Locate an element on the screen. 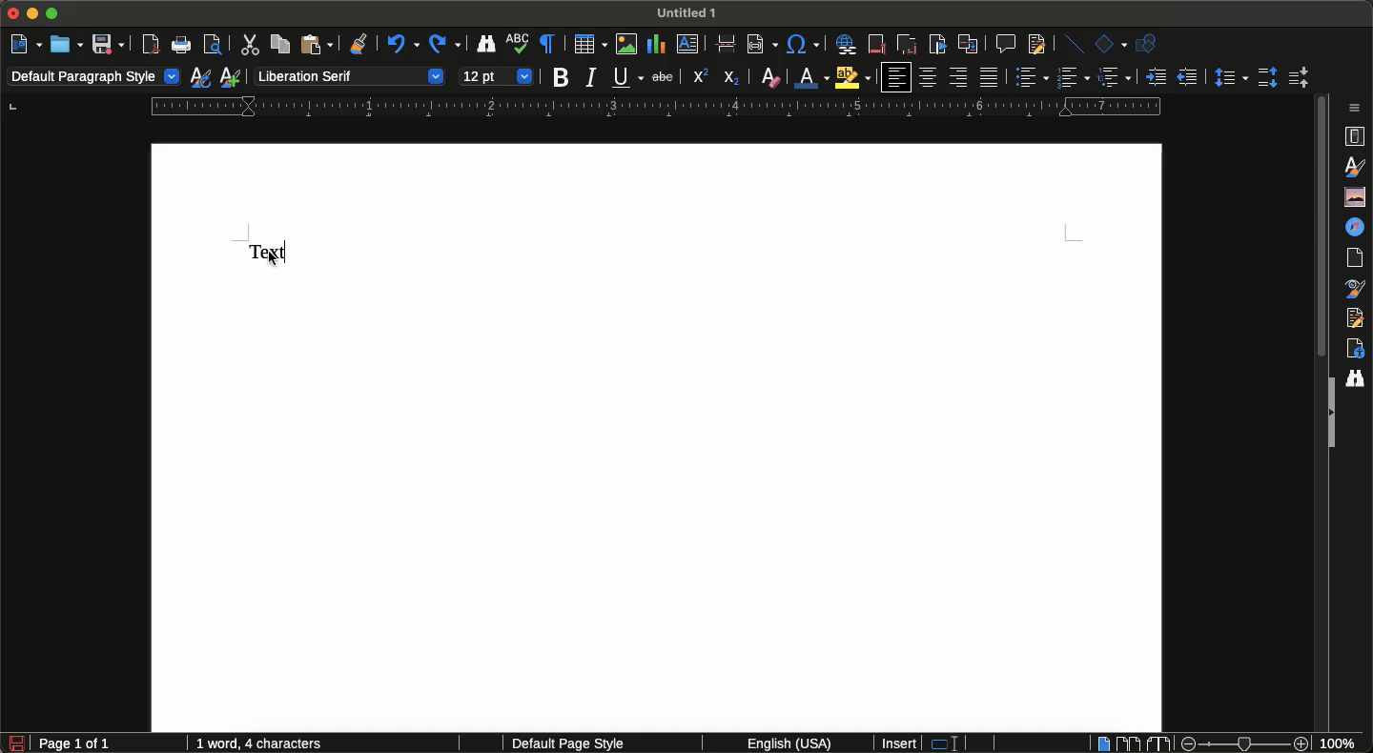  Default page style is located at coordinates (584, 744).